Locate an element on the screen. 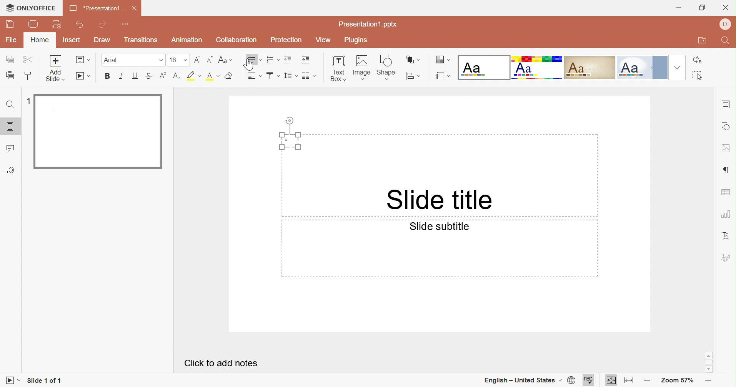 Image resolution: width=736 pixels, height=387 pixels. Change case is located at coordinates (226, 61).